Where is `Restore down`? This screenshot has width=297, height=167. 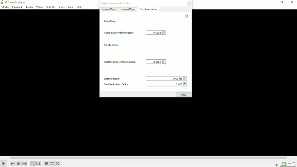
Restore down is located at coordinates (281, 2).